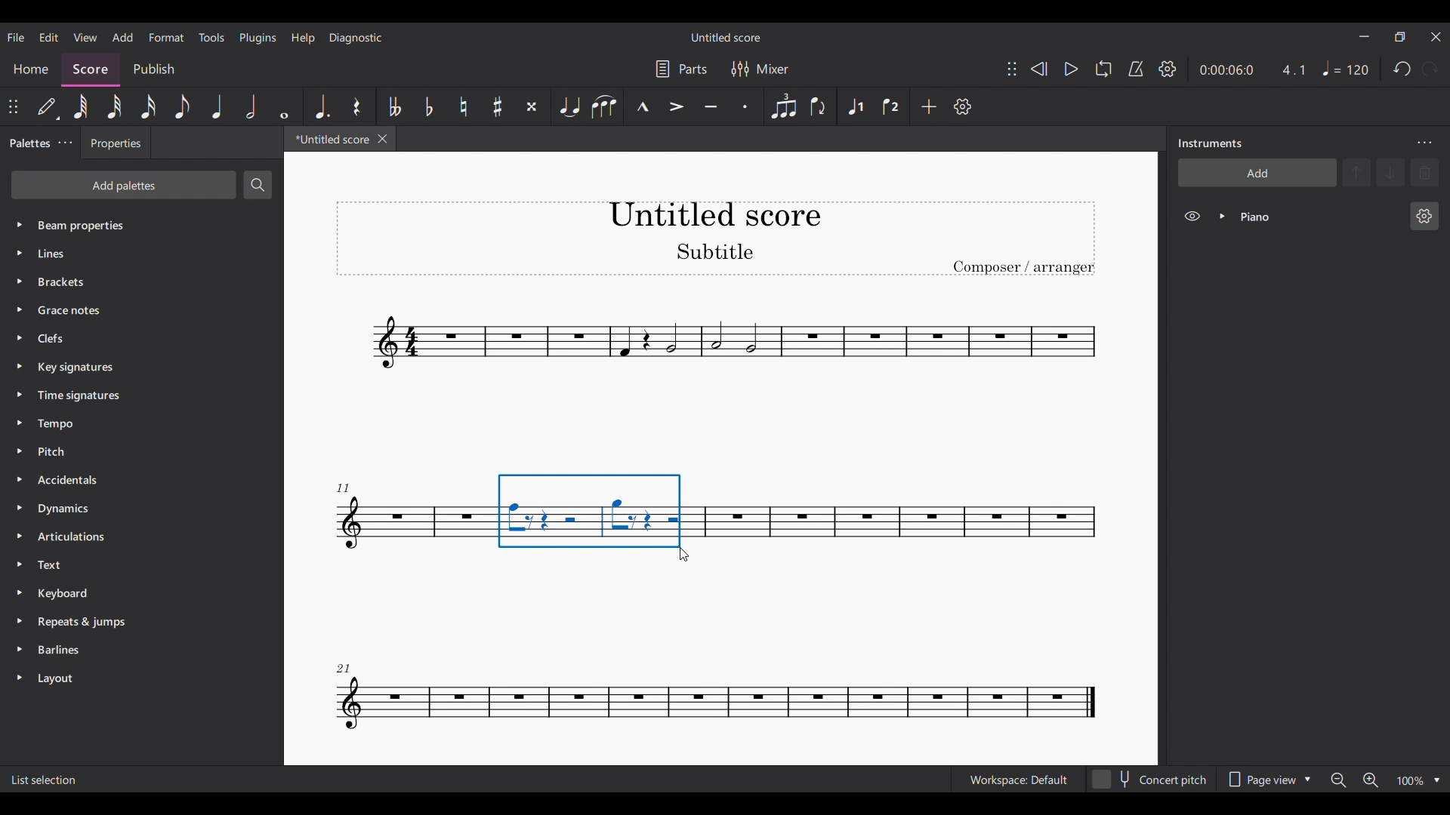 This screenshot has width=1450, height=815. I want to click on Voice 2, so click(890, 106).